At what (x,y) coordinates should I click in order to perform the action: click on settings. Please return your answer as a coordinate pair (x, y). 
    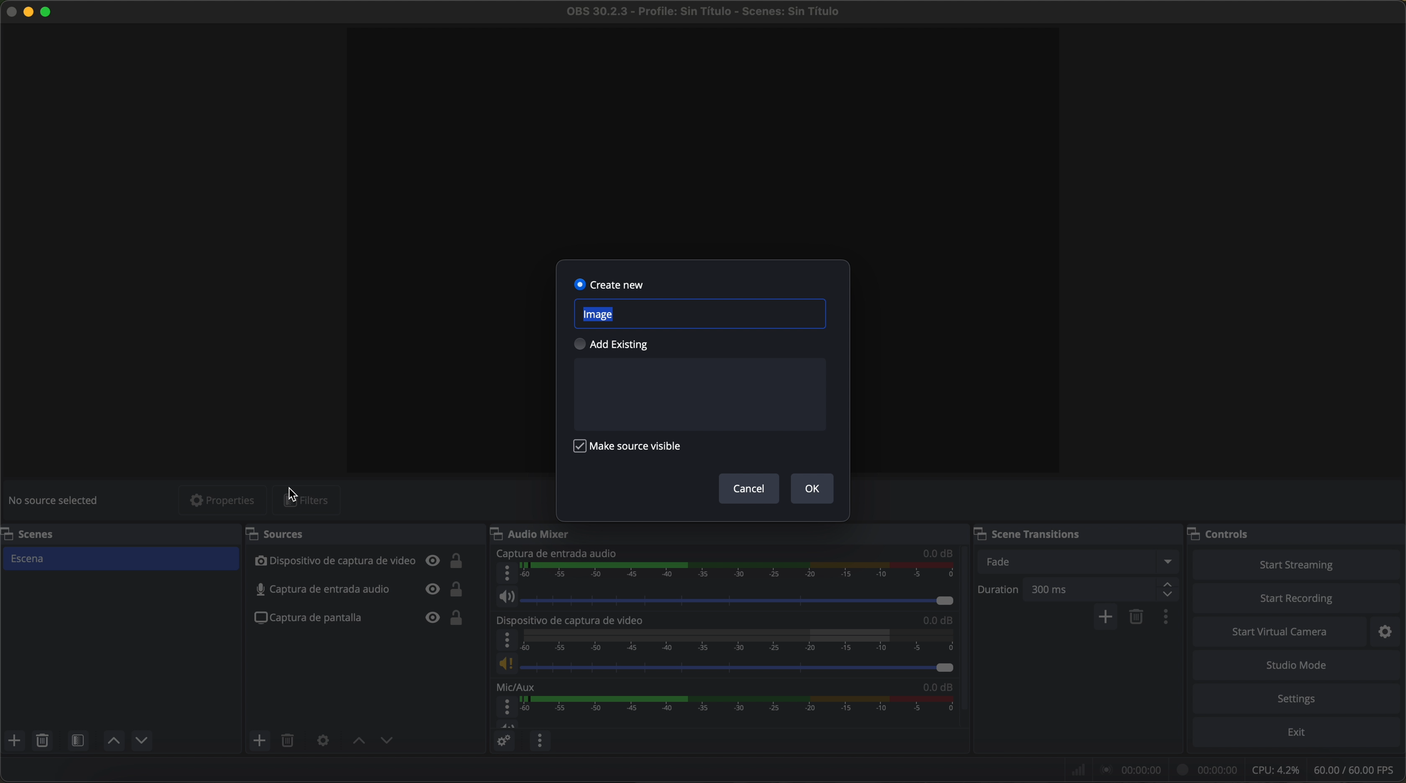
    Looking at the image, I should click on (1300, 700).